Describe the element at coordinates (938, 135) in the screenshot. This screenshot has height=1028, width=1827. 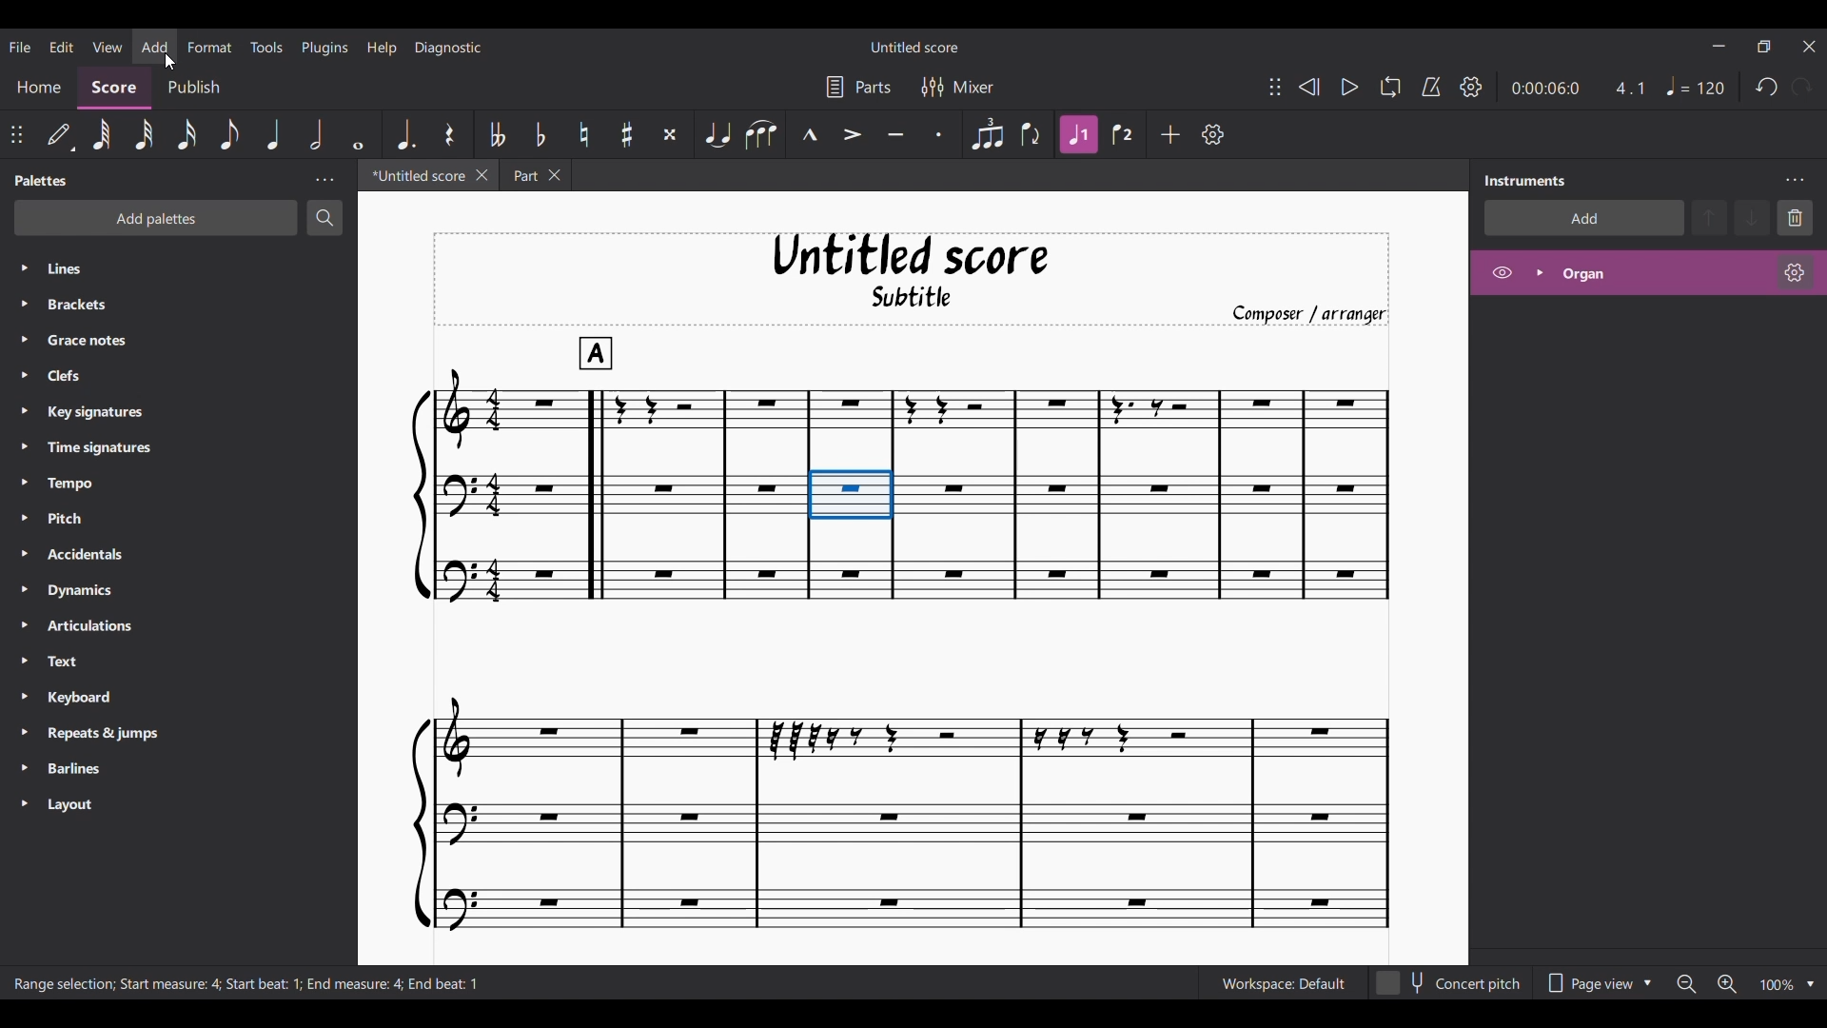
I see `Staccato` at that location.